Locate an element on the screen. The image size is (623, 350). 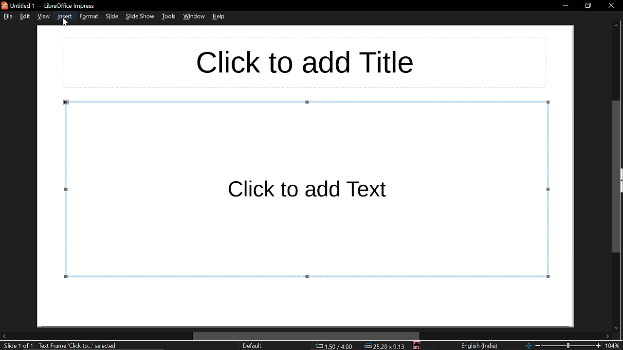
restore down is located at coordinates (587, 6).